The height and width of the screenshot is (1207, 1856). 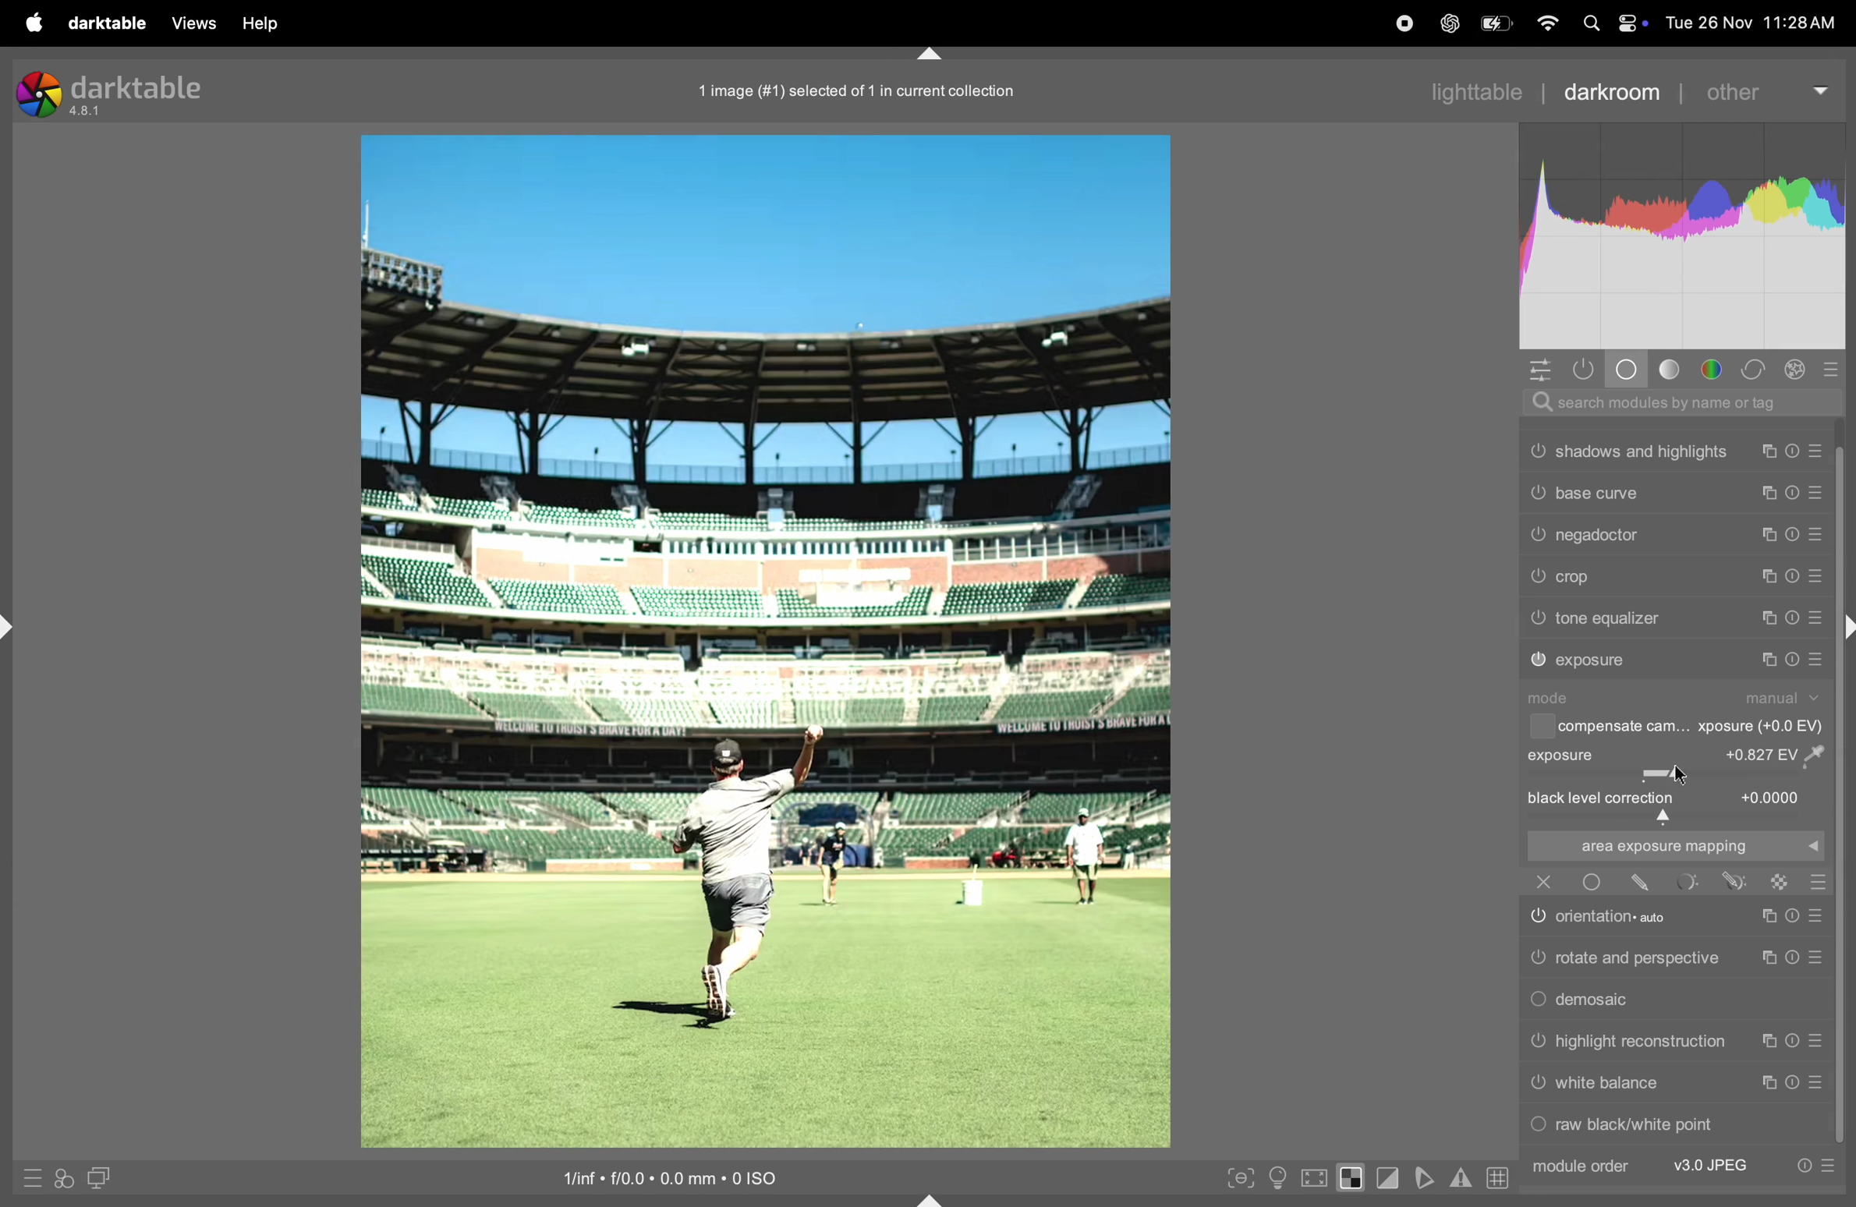 What do you see at coordinates (1353, 1177) in the screenshot?
I see `toggle indication expression high exposure` at bounding box center [1353, 1177].